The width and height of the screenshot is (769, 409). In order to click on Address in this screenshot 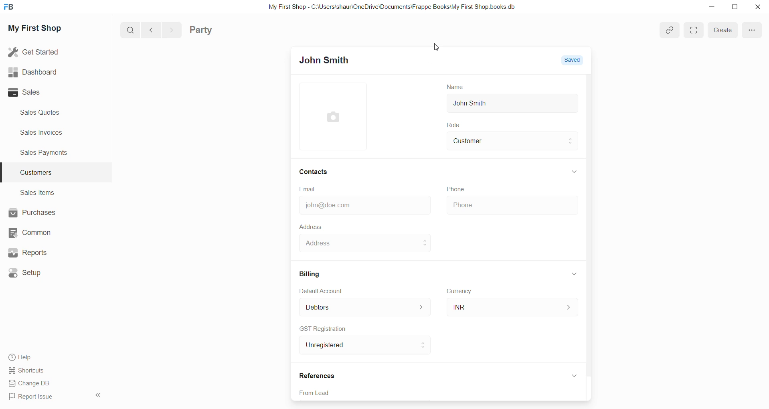, I will do `click(357, 244)`.